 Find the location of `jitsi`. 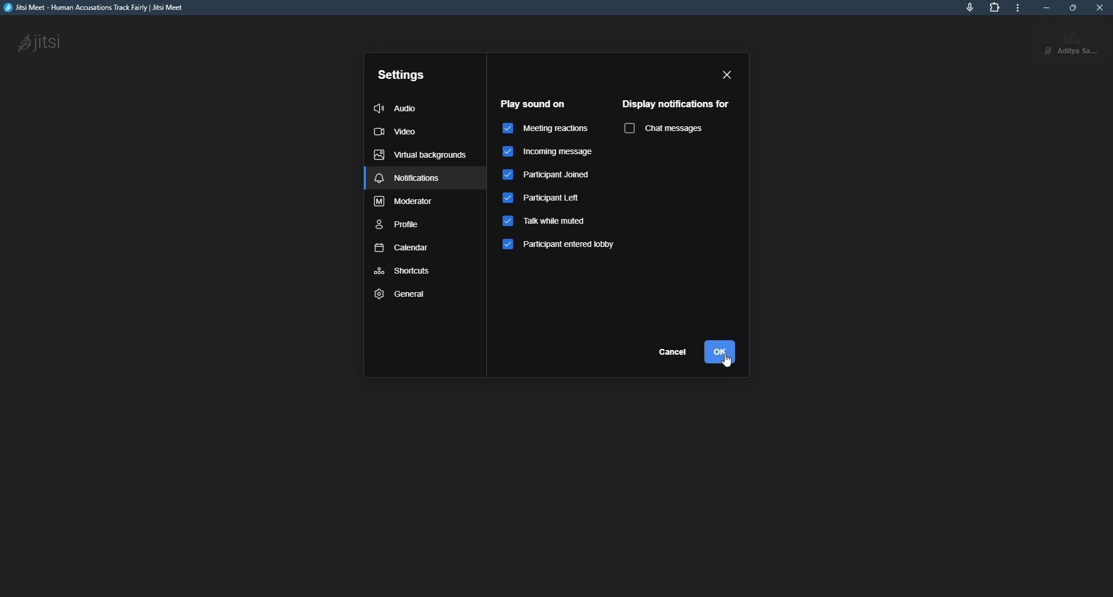

jitsi is located at coordinates (40, 45).